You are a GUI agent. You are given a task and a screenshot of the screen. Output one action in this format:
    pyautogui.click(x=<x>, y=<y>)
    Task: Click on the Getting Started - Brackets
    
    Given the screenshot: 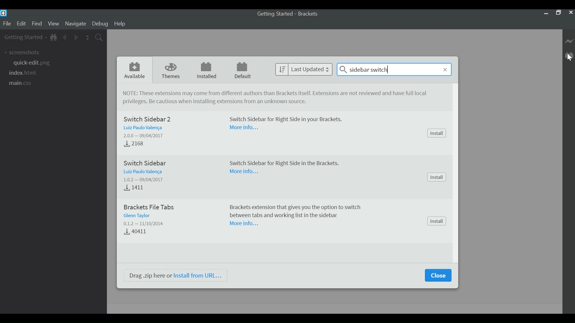 What is the action you would take?
    pyautogui.click(x=286, y=14)
    